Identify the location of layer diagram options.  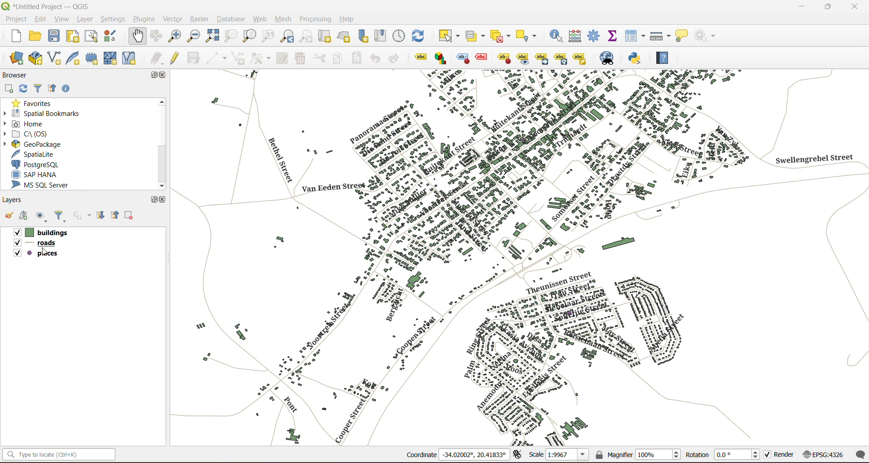
(441, 58).